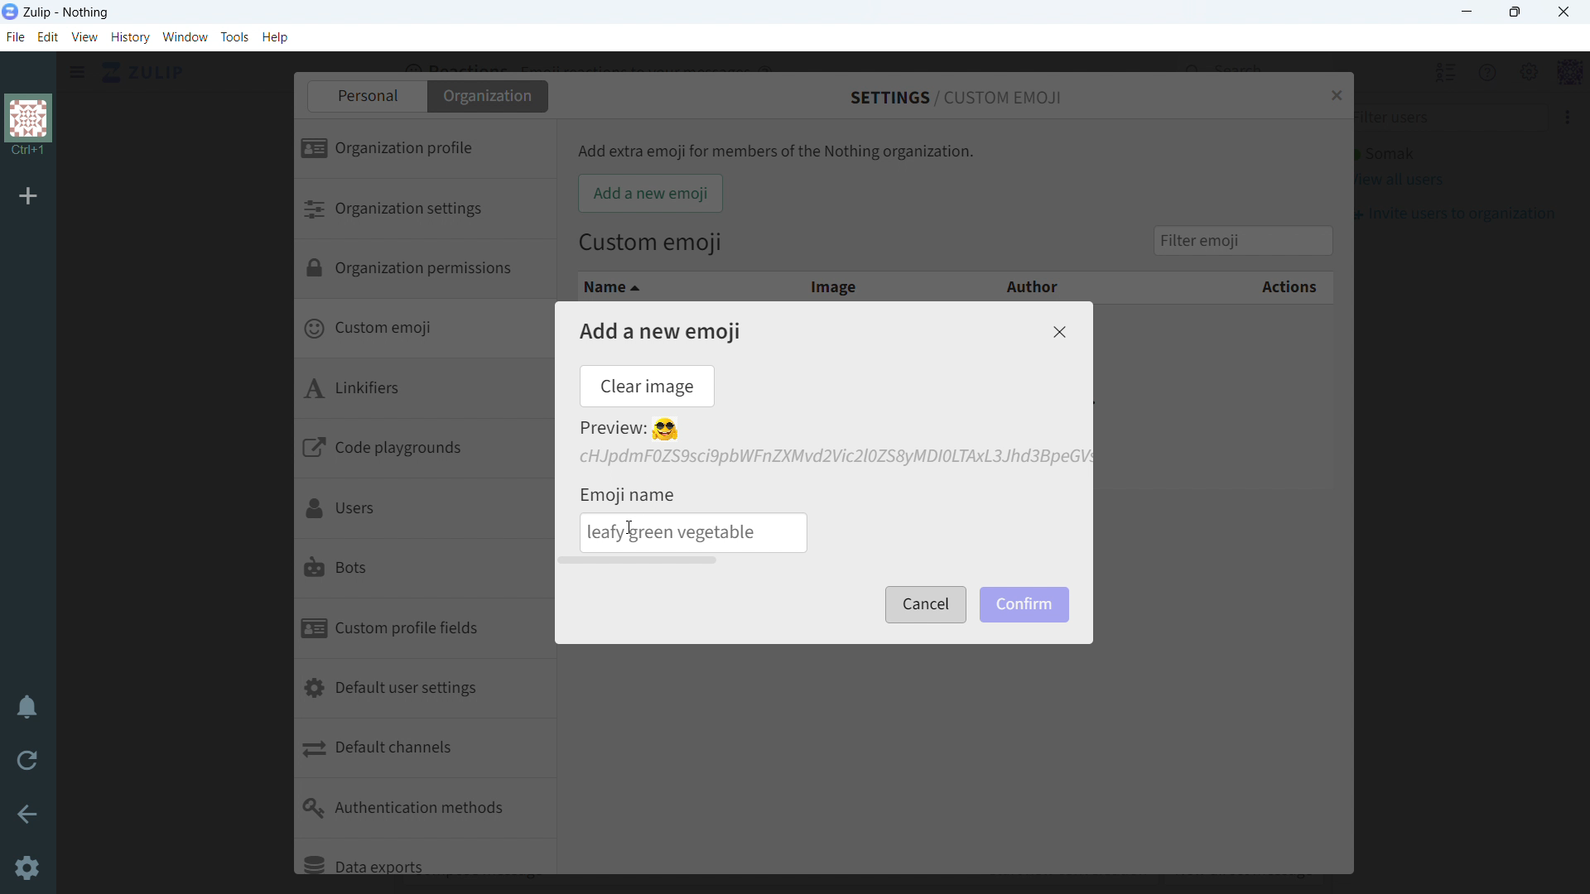 The image size is (1590, 894). What do you see at coordinates (1445, 118) in the screenshot?
I see `filter users` at bounding box center [1445, 118].